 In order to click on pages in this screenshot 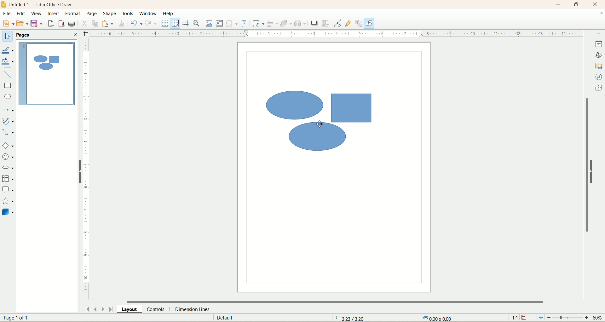, I will do `click(25, 34)`.